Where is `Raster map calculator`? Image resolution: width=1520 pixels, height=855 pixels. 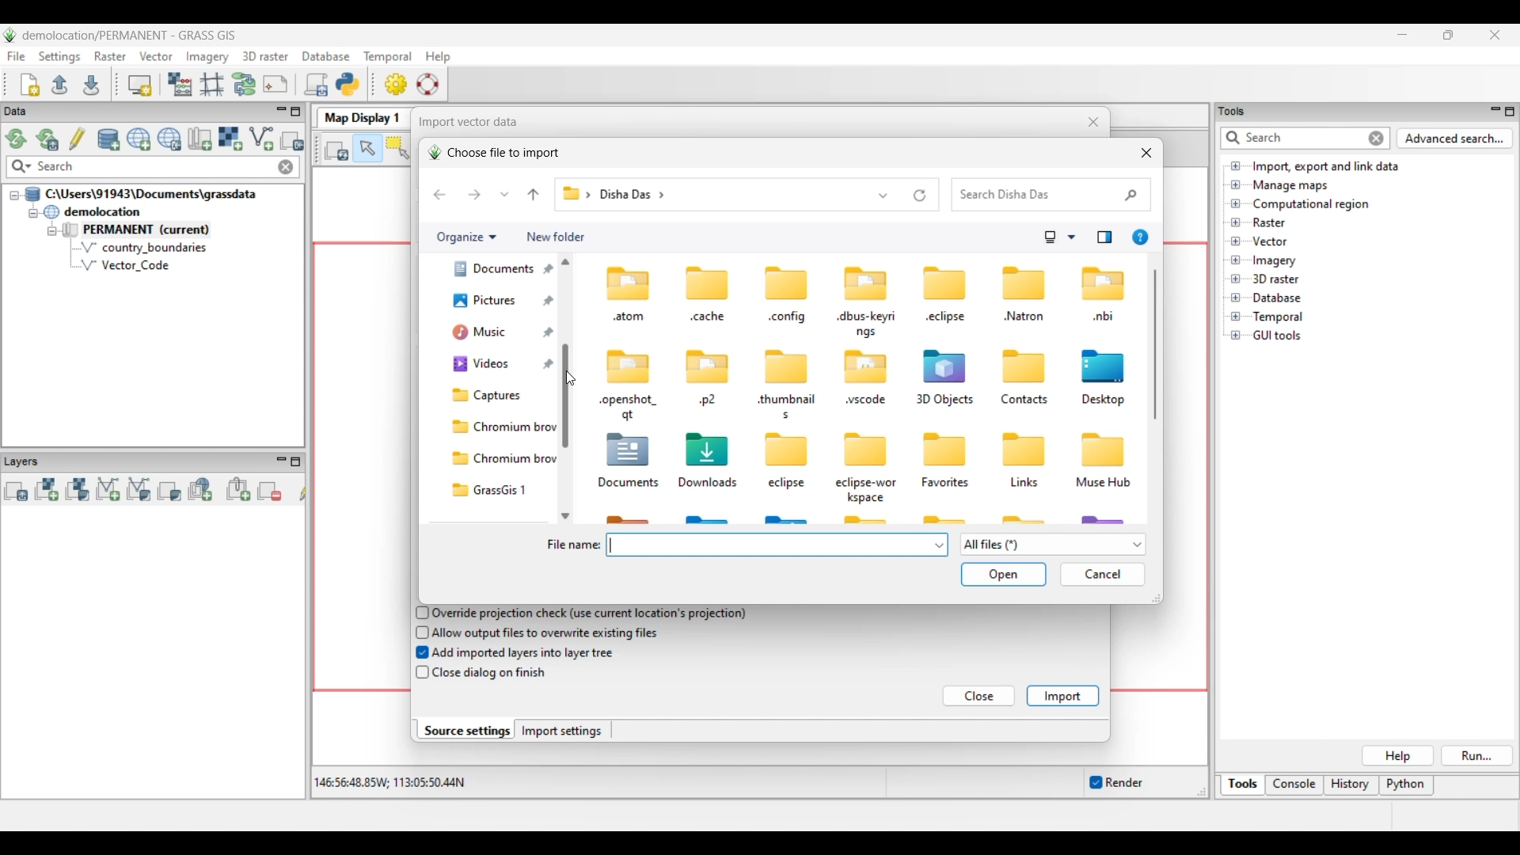
Raster map calculator is located at coordinates (180, 84).